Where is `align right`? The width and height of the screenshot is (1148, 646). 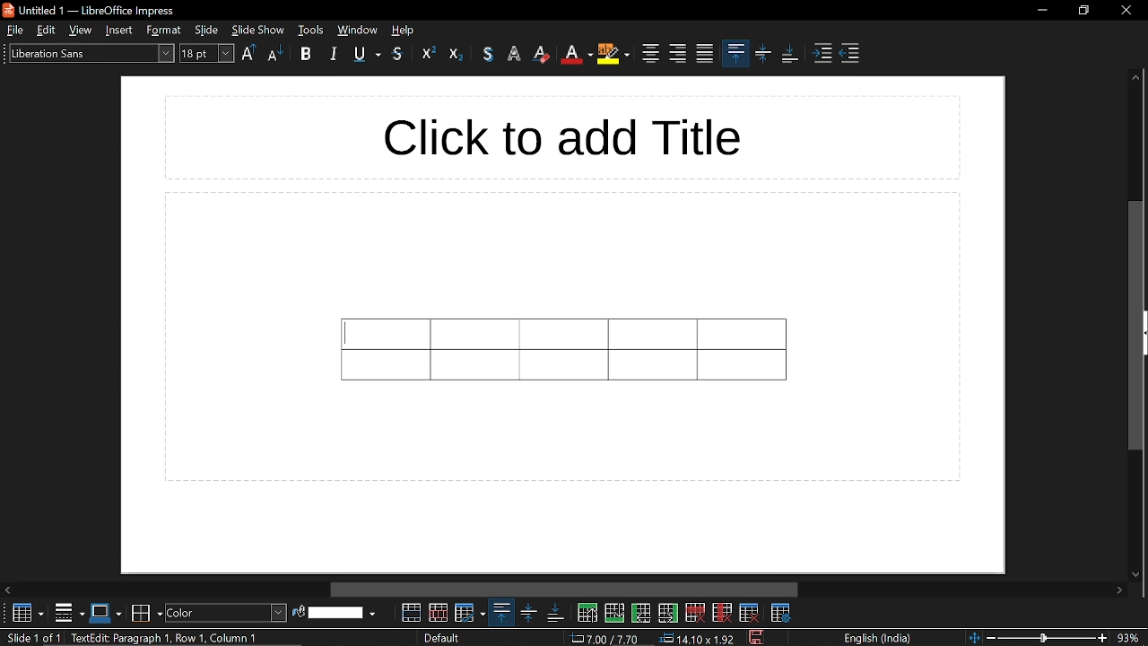
align right is located at coordinates (676, 53).